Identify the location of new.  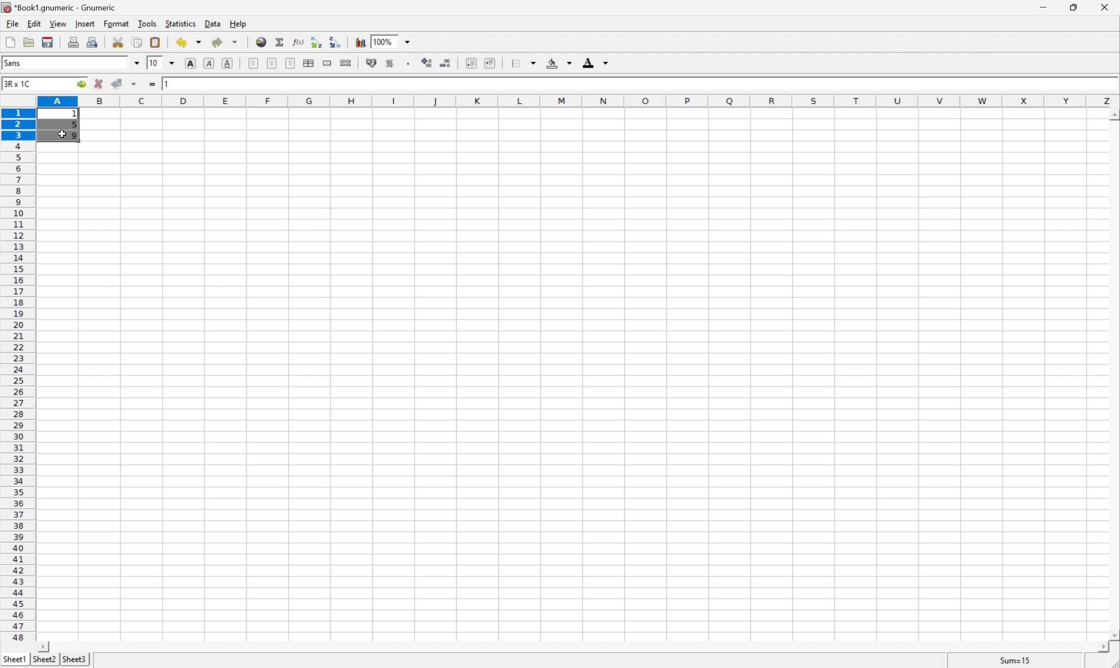
(11, 40).